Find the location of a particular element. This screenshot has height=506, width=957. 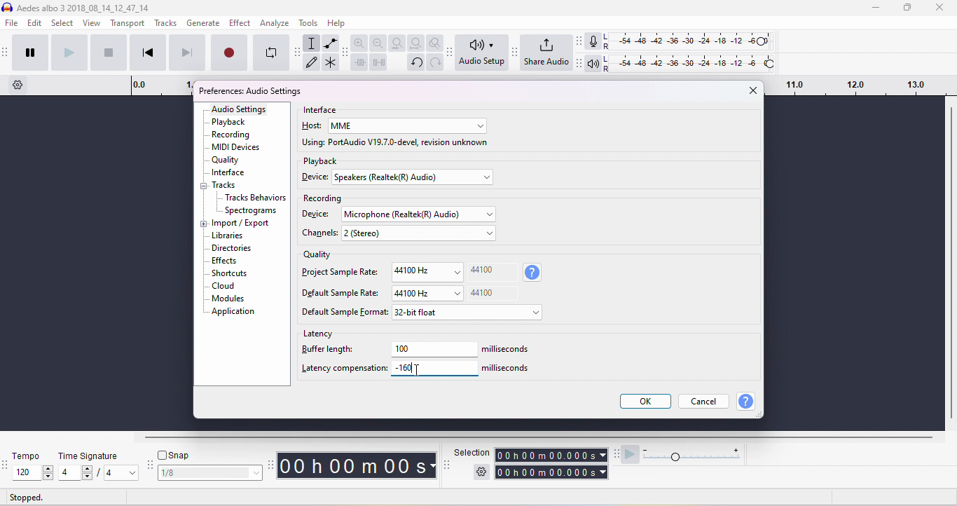

select snapping is located at coordinates (211, 473).